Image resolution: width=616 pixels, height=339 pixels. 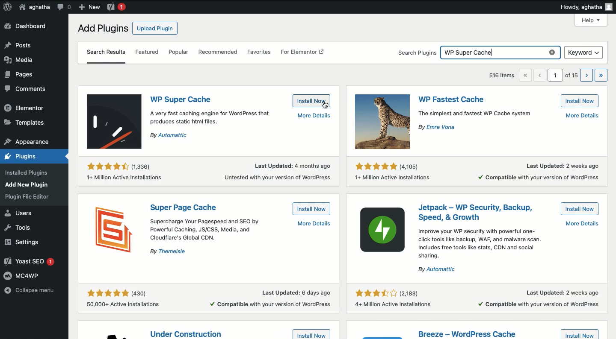 I want to click on Popular, so click(x=178, y=51).